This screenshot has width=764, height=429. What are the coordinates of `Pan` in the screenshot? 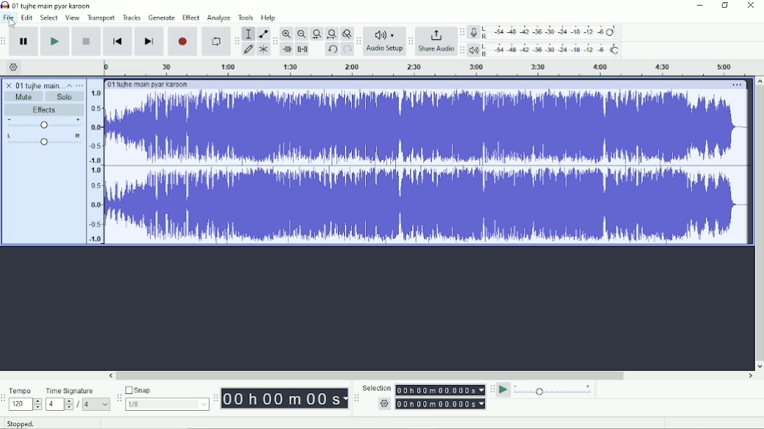 It's located at (43, 141).